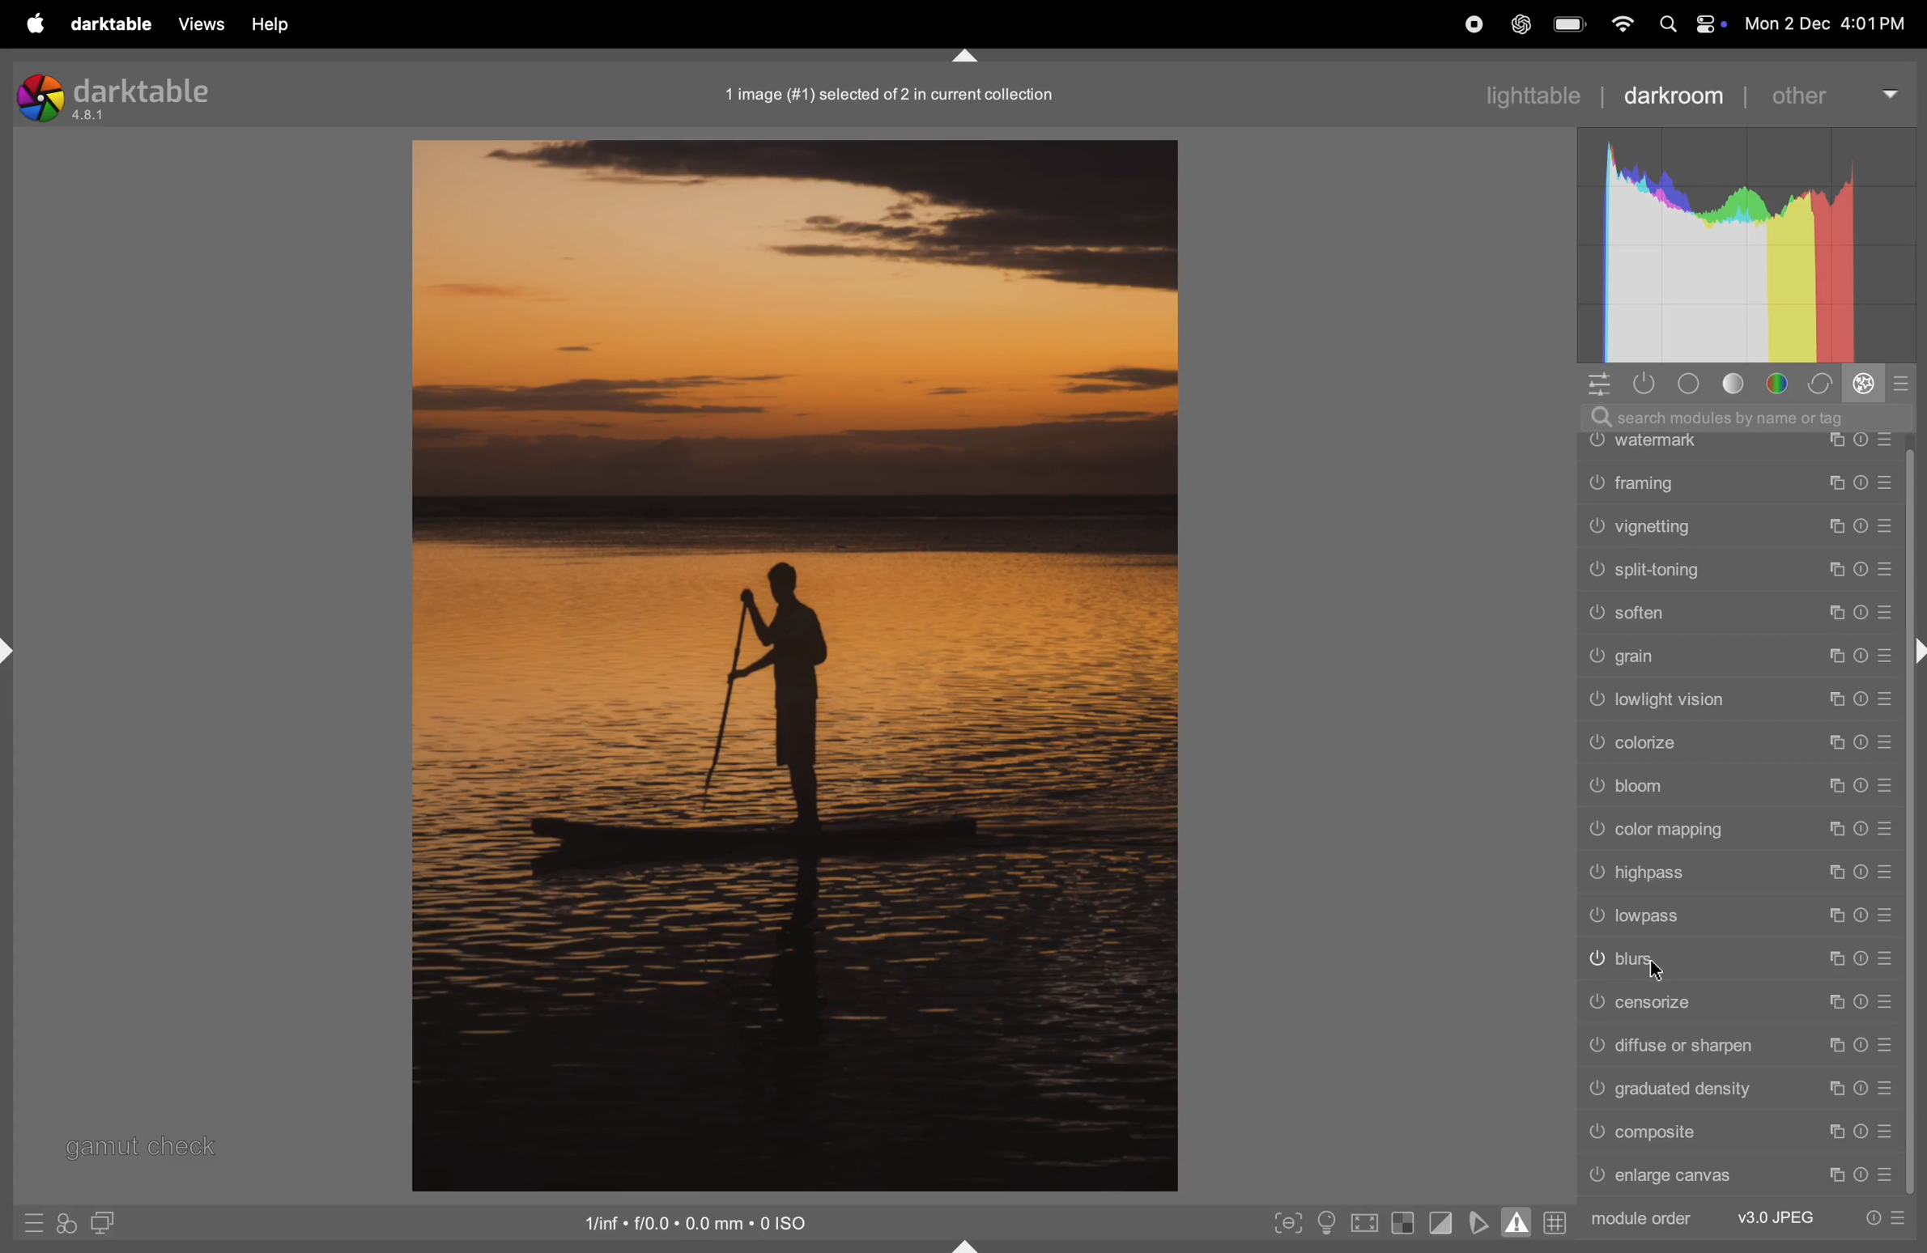  Describe the element at coordinates (1521, 23) in the screenshot. I see `chatgpt` at that location.